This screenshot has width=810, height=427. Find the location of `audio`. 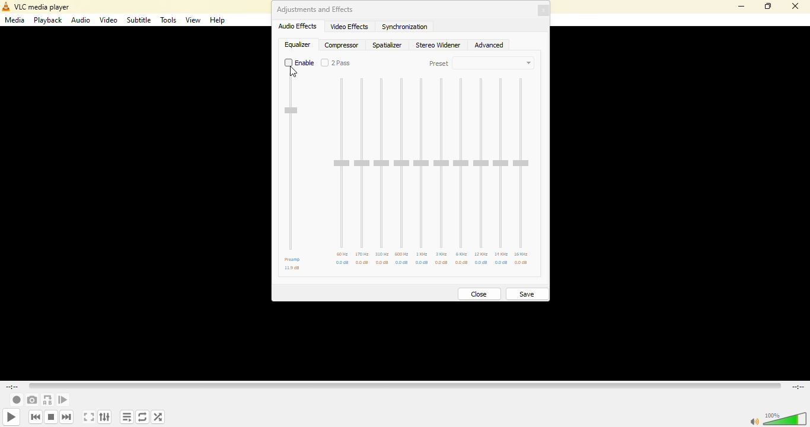

audio is located at coordinates (81, 21).